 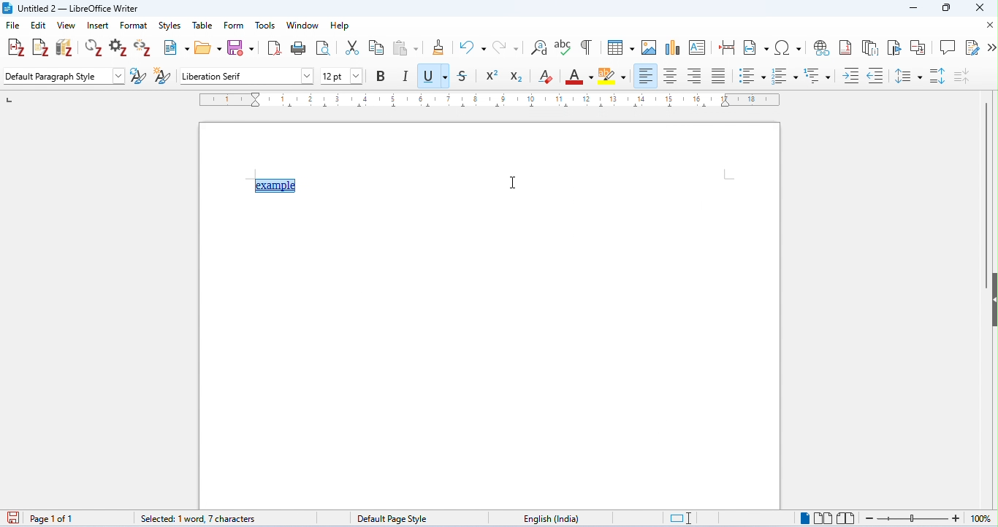 I want to click on align right, so click(x=696, y=75).